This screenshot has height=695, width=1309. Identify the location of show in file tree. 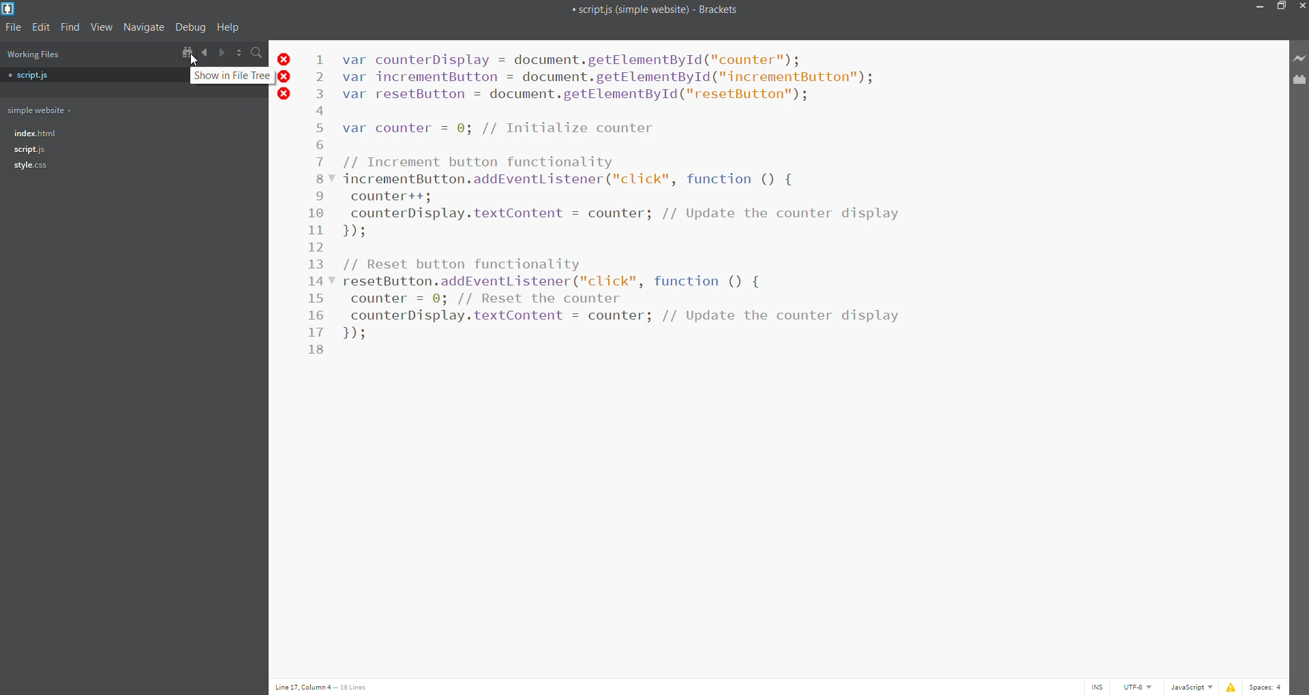
(232, 76).